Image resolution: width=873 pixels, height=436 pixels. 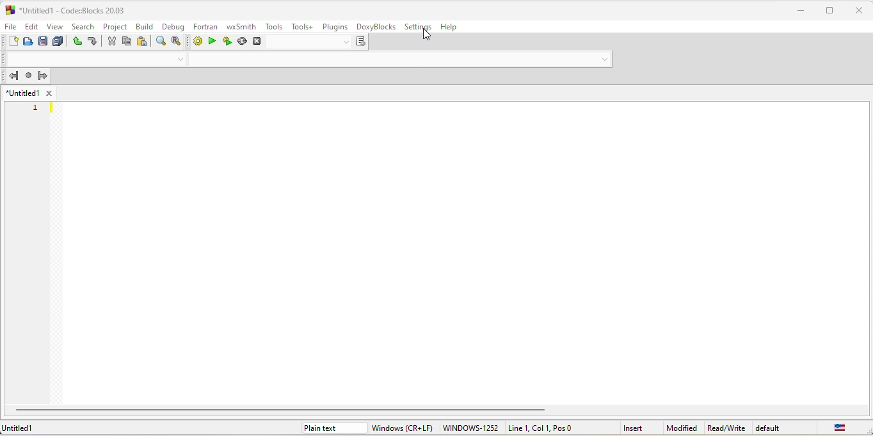 I want to click on cut, so click(x=111, y=41).